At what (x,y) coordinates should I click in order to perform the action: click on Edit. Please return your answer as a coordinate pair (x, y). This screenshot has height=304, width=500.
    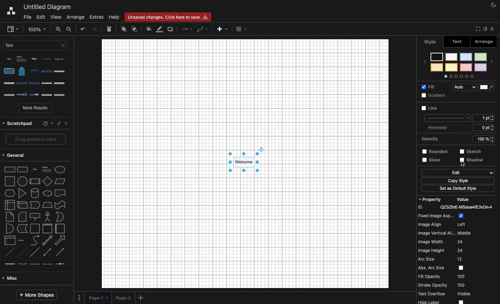
    Looking at the image, I should click on (431, 161).